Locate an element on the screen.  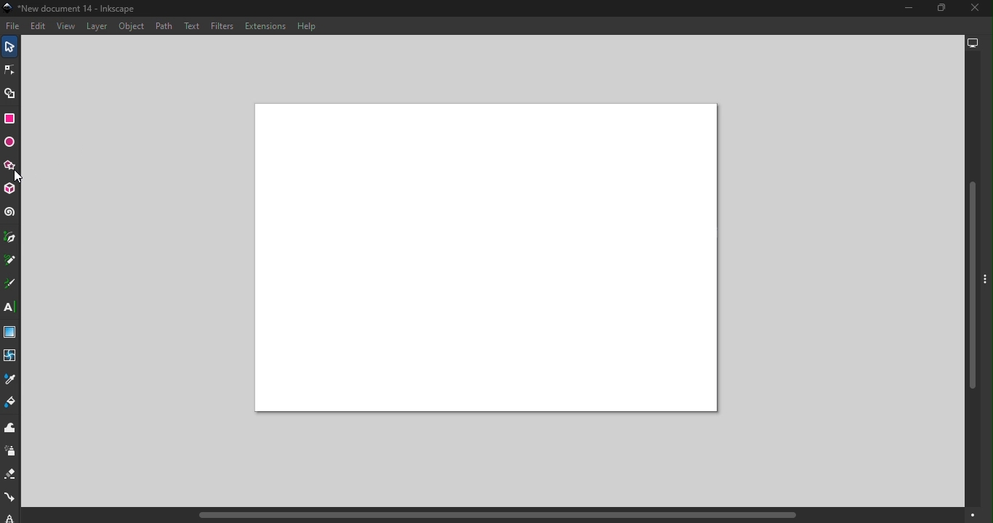
Dropper tool is located at coordinates (9, 382).